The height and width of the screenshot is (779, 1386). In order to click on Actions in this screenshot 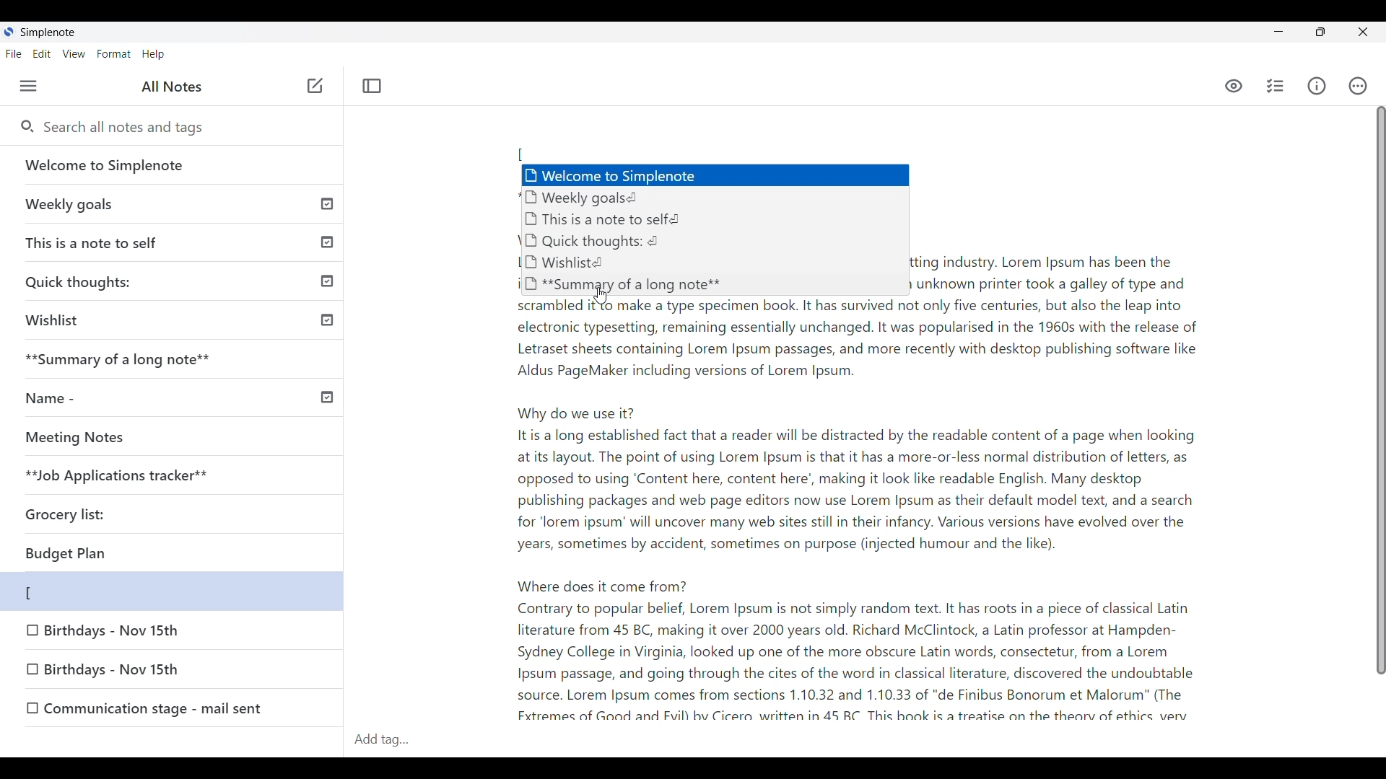, I will do `click(1359, 86)`.